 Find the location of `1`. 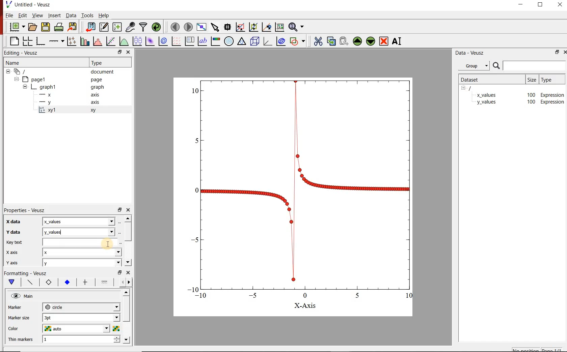

1 is located at coordinates (82, 339).